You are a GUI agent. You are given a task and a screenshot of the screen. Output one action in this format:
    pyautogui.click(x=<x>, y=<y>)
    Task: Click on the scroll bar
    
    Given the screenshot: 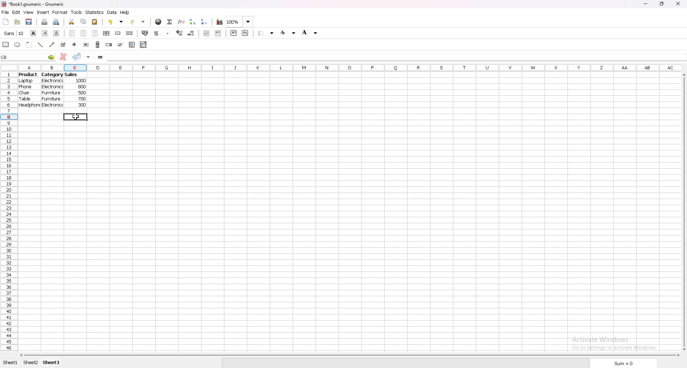 What is the action you would take?
    pyautogui.click(x=684, y=211)
    